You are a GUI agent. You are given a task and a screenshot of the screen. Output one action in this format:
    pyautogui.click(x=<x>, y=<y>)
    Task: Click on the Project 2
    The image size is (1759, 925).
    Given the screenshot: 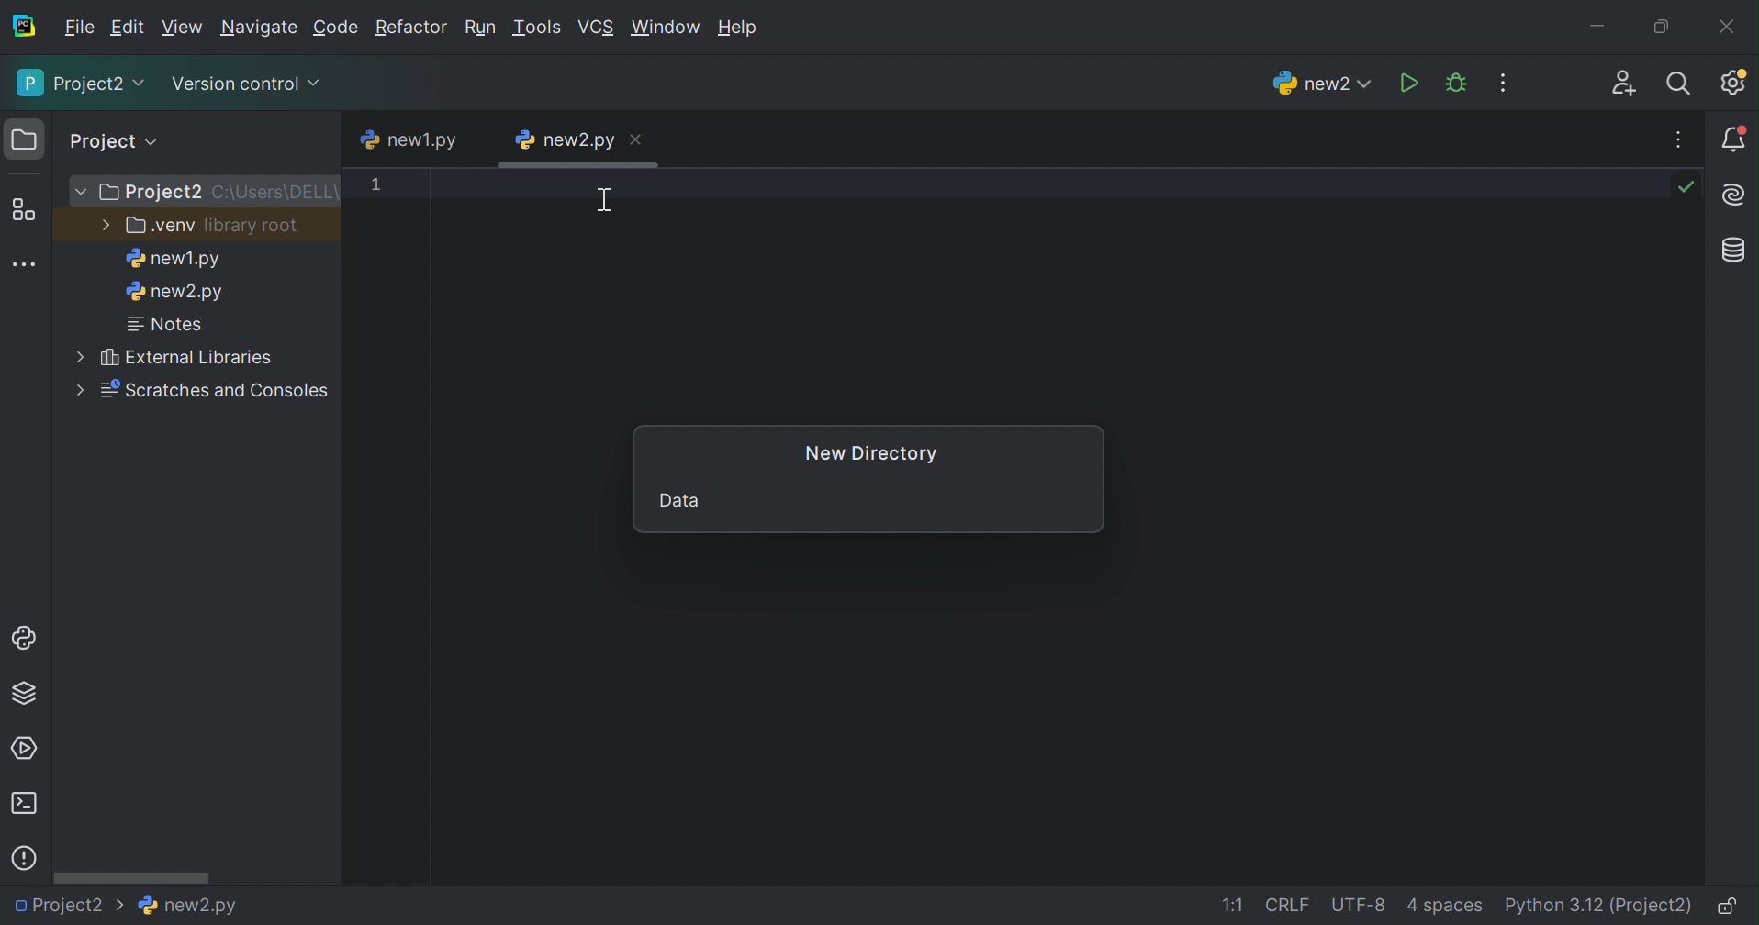 What is the action you would take?
    pyautogui.click(x=153, y=194)
    